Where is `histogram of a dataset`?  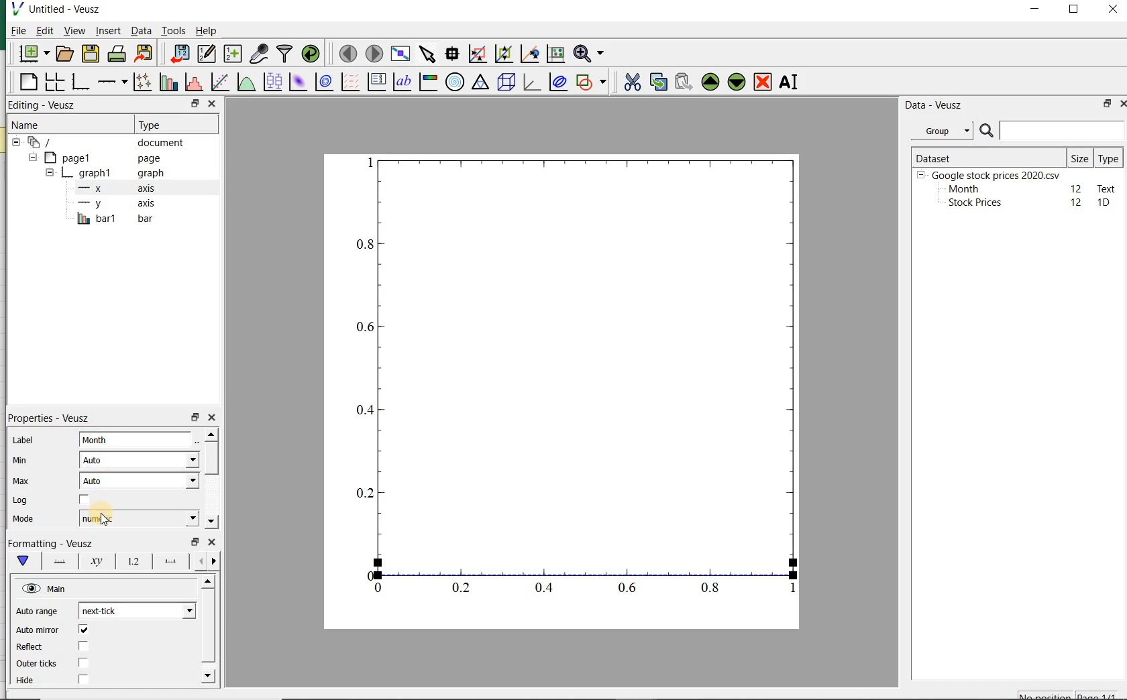
histogram of a dataset is located at coordinates (193, 84).